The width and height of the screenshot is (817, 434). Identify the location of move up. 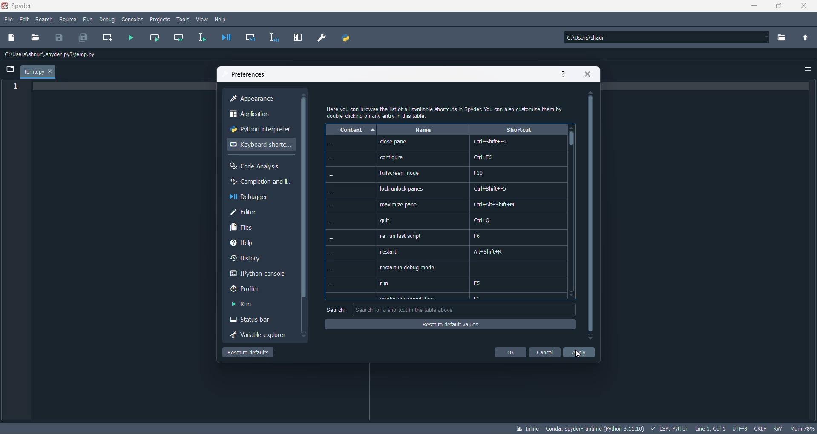
(571, 128).